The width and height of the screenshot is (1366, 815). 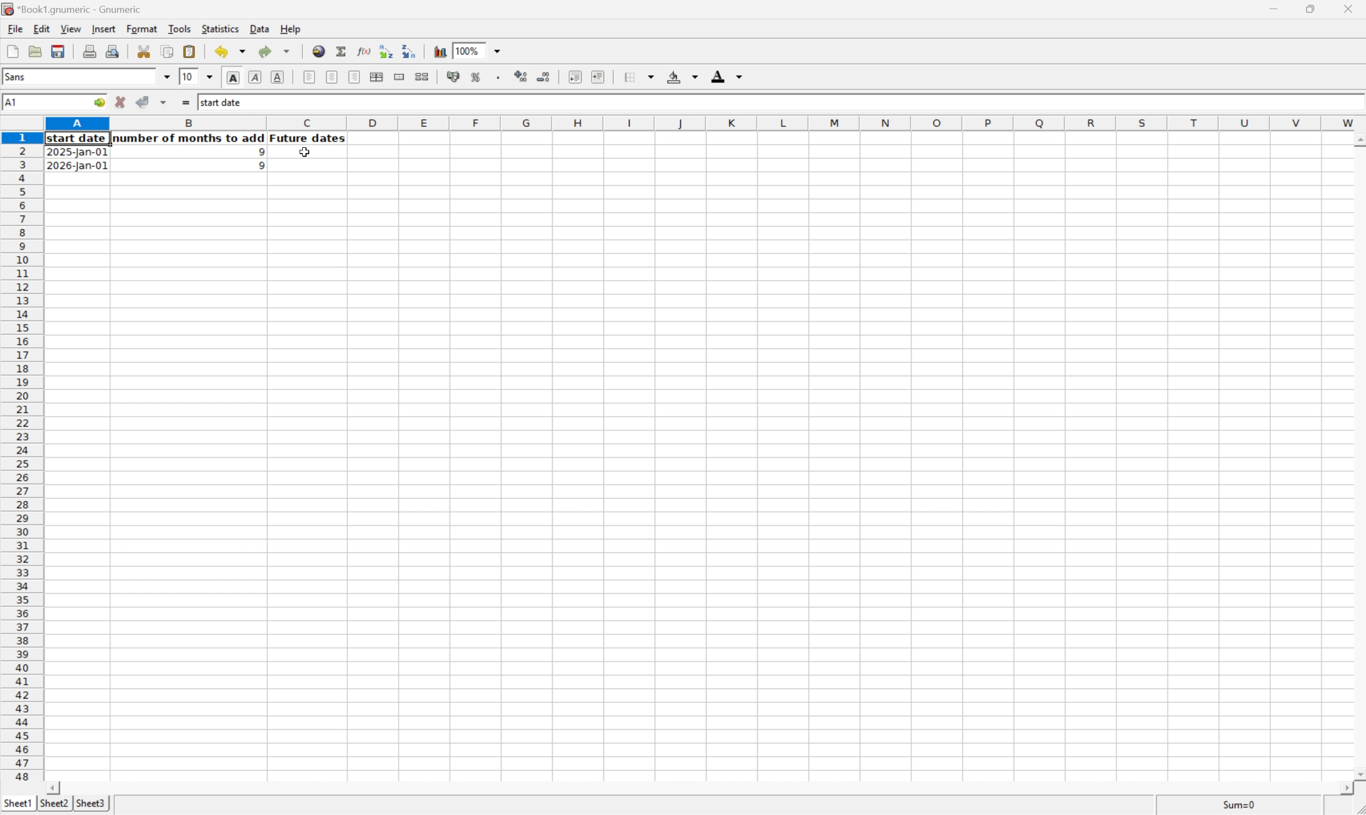 What do you see at coordinates (1350, 7) in the screenshot?
I see `Close` at bounding box center [1350, 7].